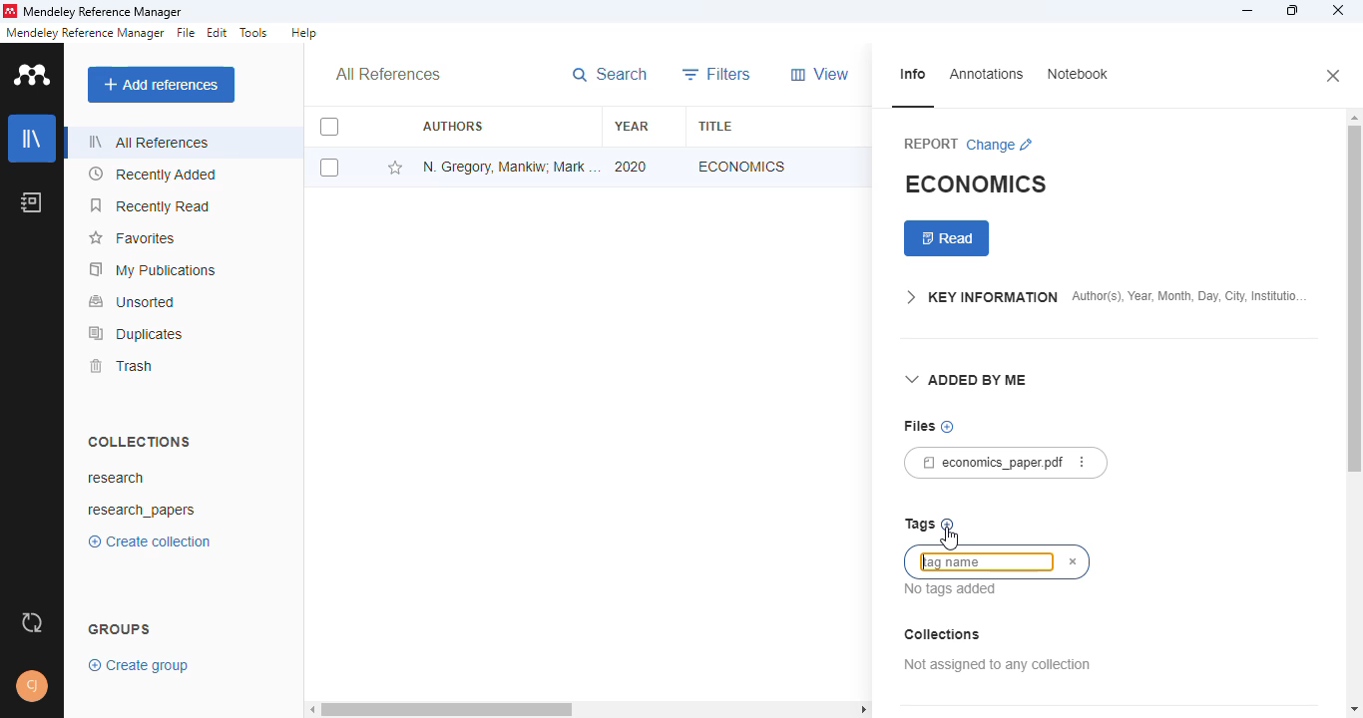 This screenshot has width=1363, height=718. I want to click on sync, so click(32, 621).